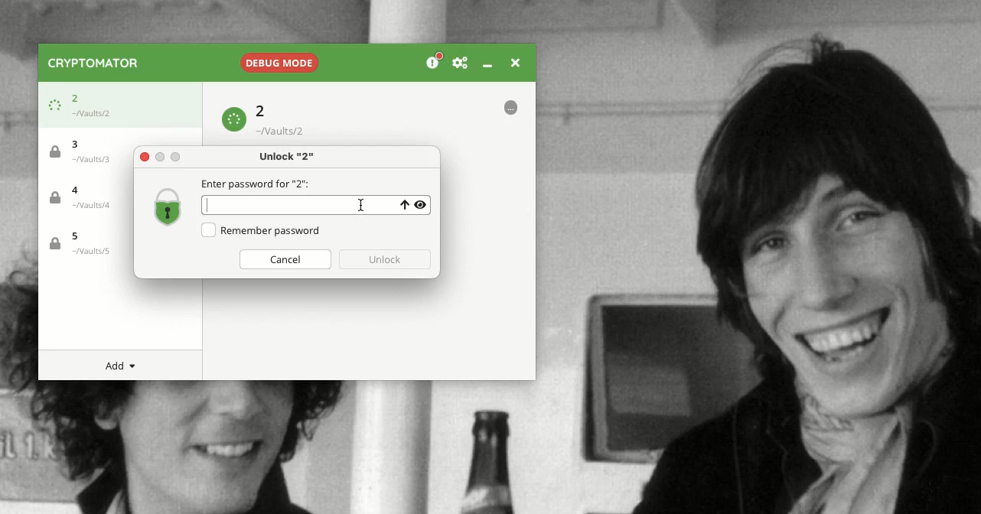  Describe the element at coordinates (208, 230) in the screenshot. I see `Checkbox` at that location.